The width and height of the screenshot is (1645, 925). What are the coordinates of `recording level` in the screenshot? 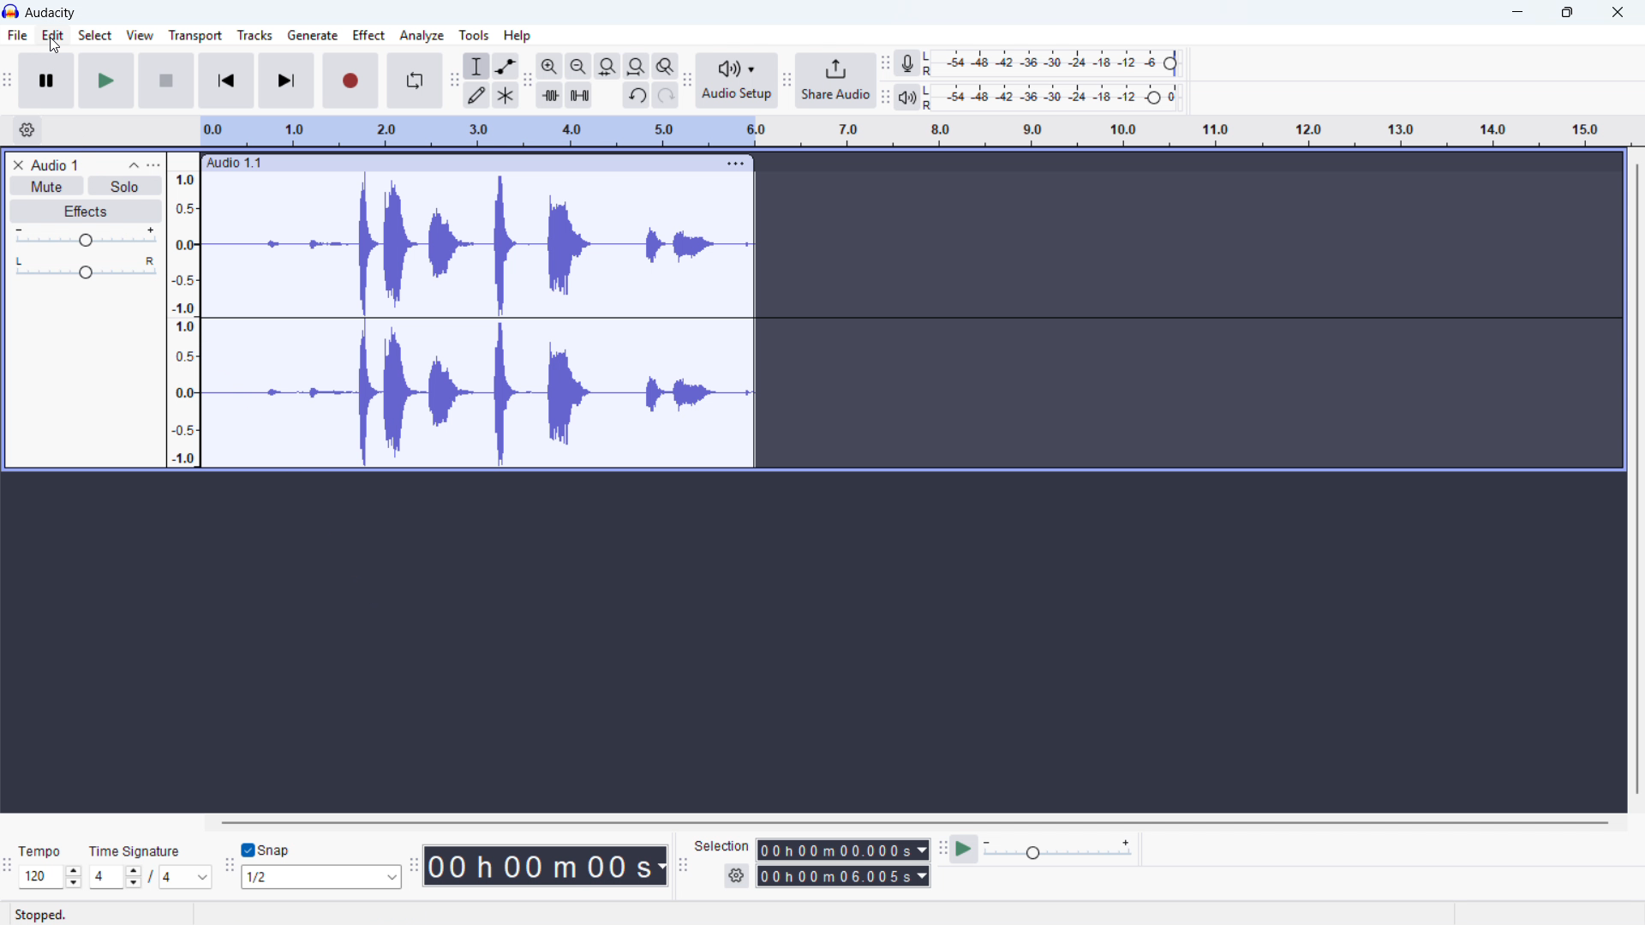 It's located at (1056, 63).